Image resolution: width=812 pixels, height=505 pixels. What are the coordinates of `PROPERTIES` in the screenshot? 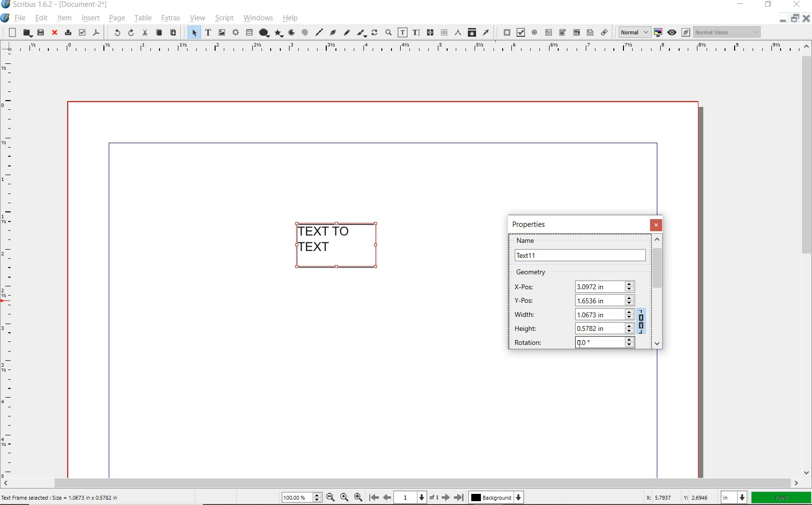 It's located at (531, 224).